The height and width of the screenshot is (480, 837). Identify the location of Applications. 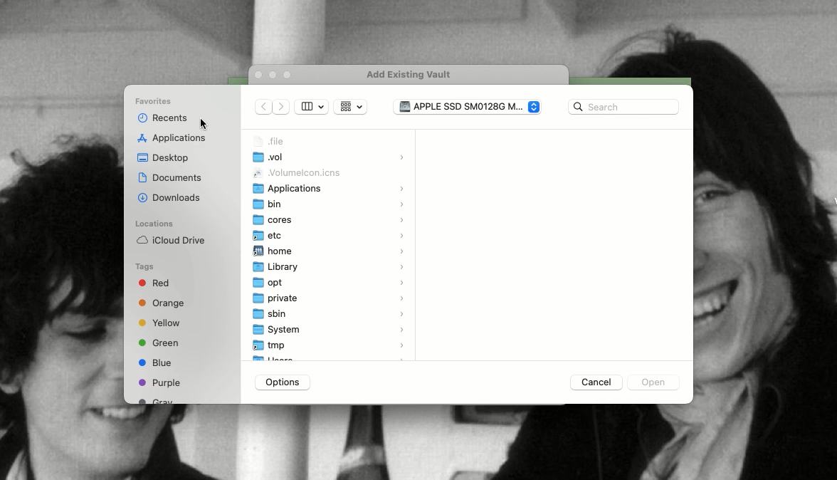
(174, 139).